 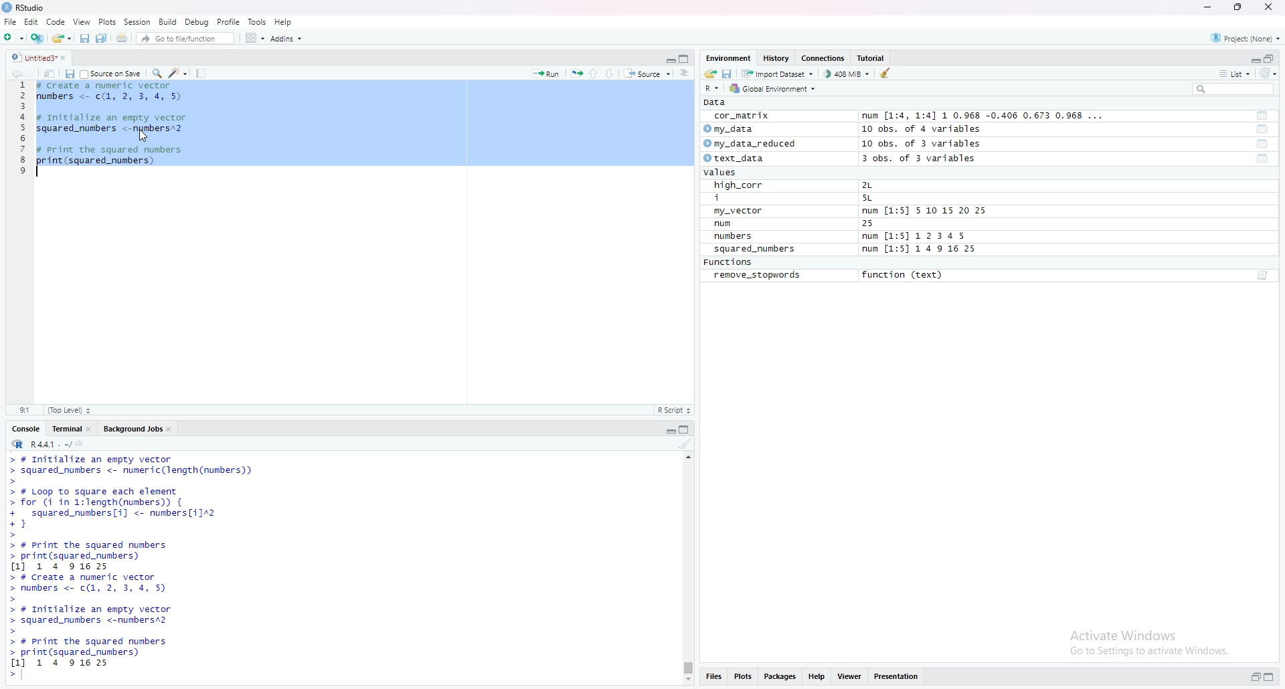 I want to click on Save All open documents, so click(x=102, y=37).